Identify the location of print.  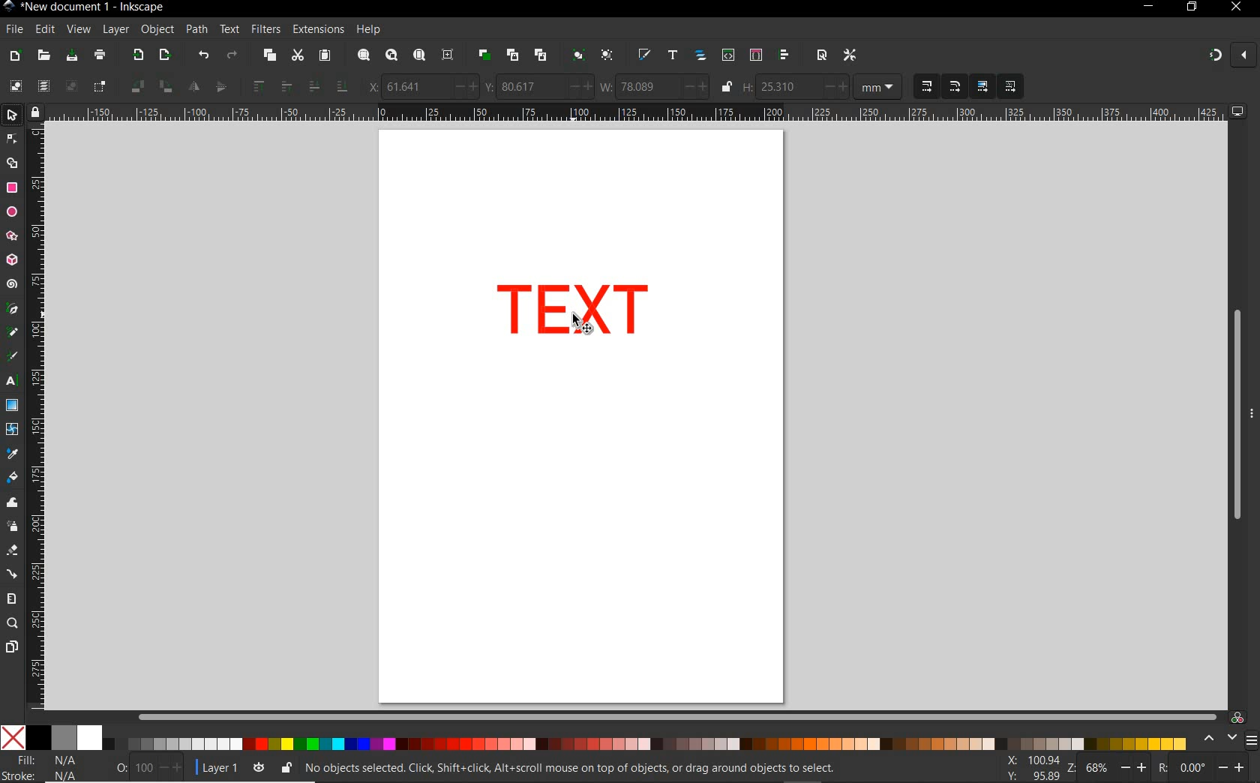
(98, 56).